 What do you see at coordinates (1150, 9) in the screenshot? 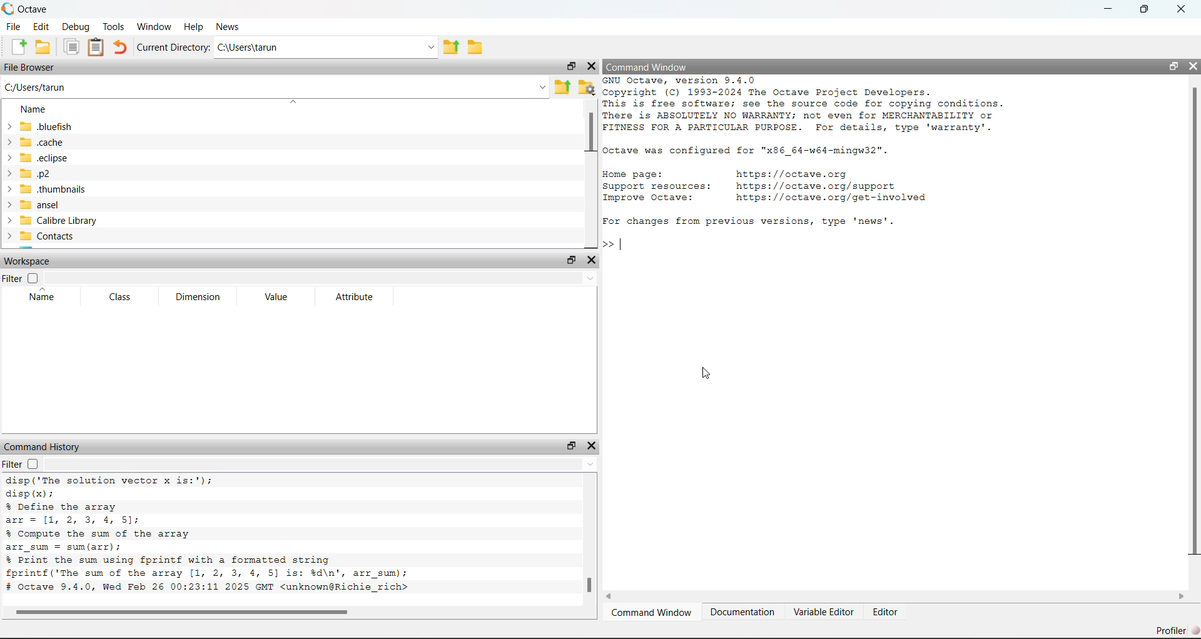
I see `Maximize` at bounding box center [1150, 9].